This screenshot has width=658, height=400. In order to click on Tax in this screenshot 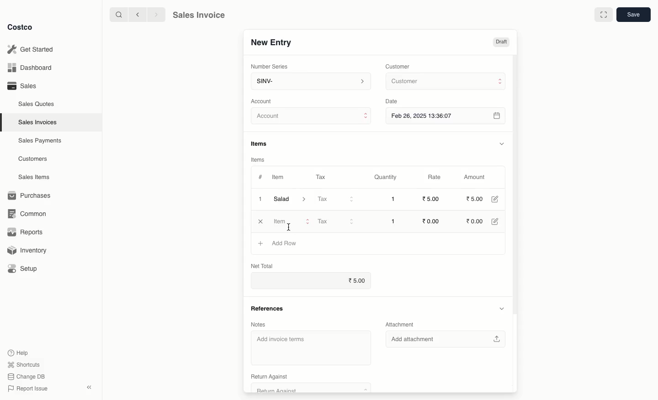, I will do `click(320, 175)`.